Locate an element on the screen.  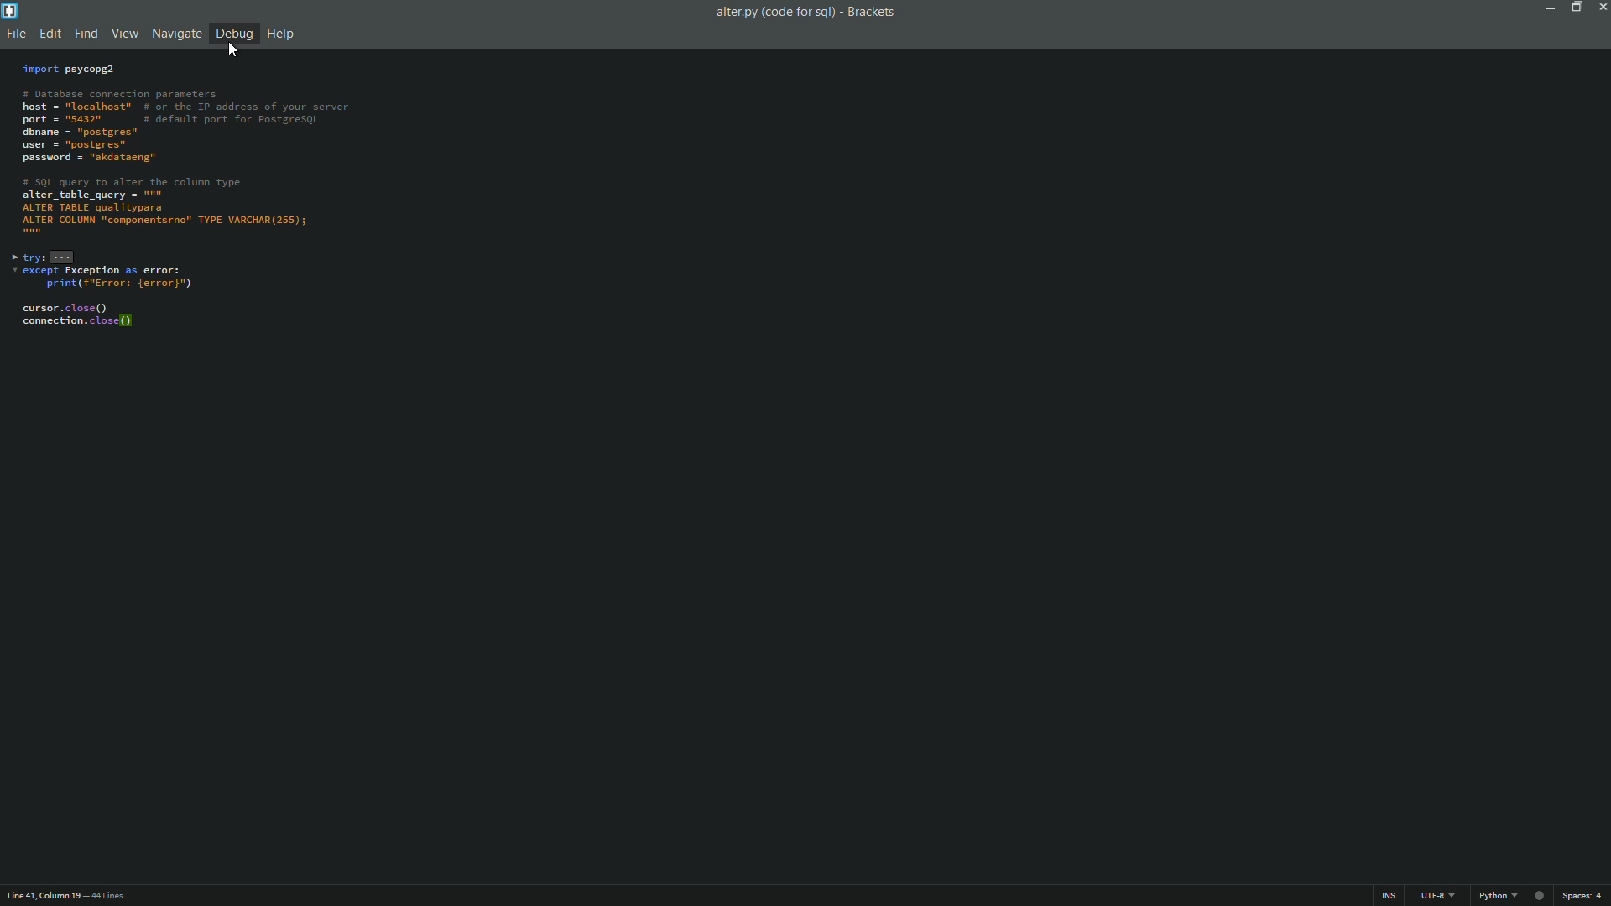
Space is located at coordinates (1586, 898).